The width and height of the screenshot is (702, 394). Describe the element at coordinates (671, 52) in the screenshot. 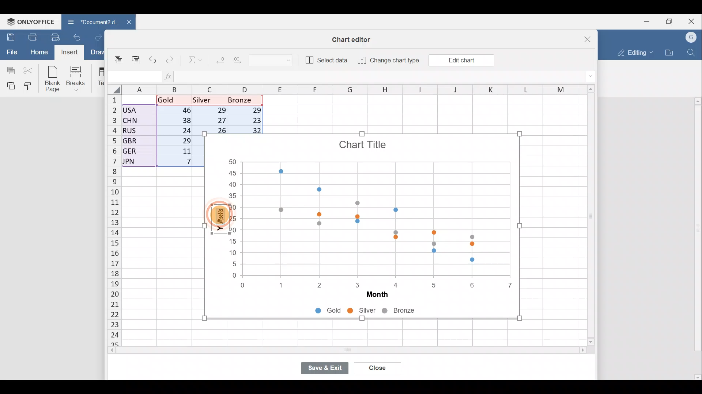

I see `Open file location` at that location.